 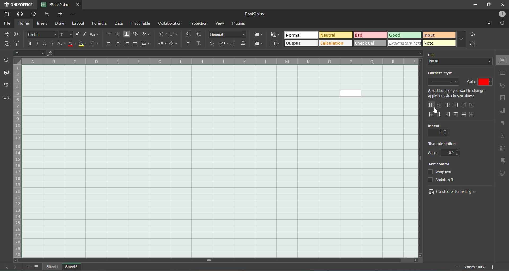 I want to click on sub/superscript, so click(x=62, y=45).